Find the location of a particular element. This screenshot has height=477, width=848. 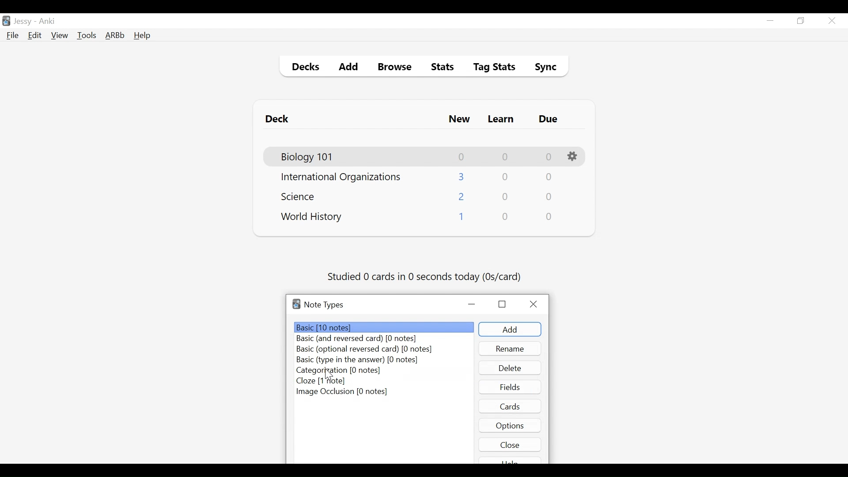

Studied number of cards in second today (os/card) is located at coordinates (425, 277).